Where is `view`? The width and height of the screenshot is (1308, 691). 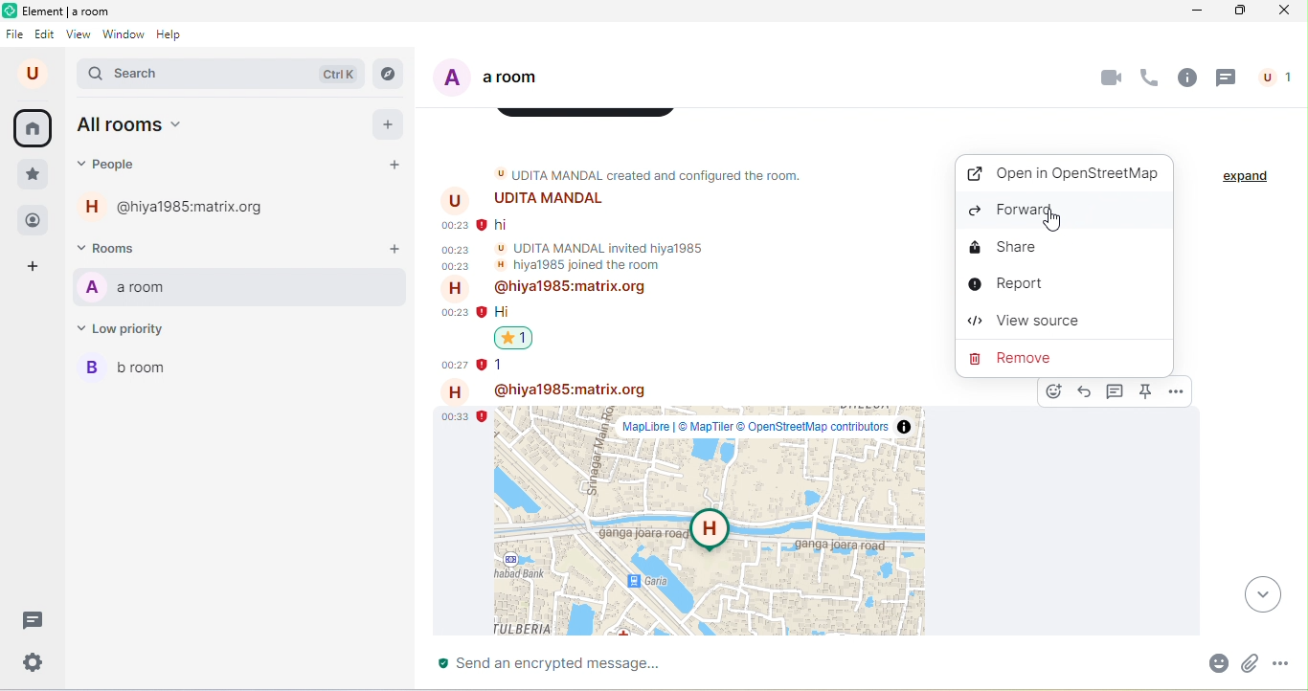
view is located at coordinates (80, 35).